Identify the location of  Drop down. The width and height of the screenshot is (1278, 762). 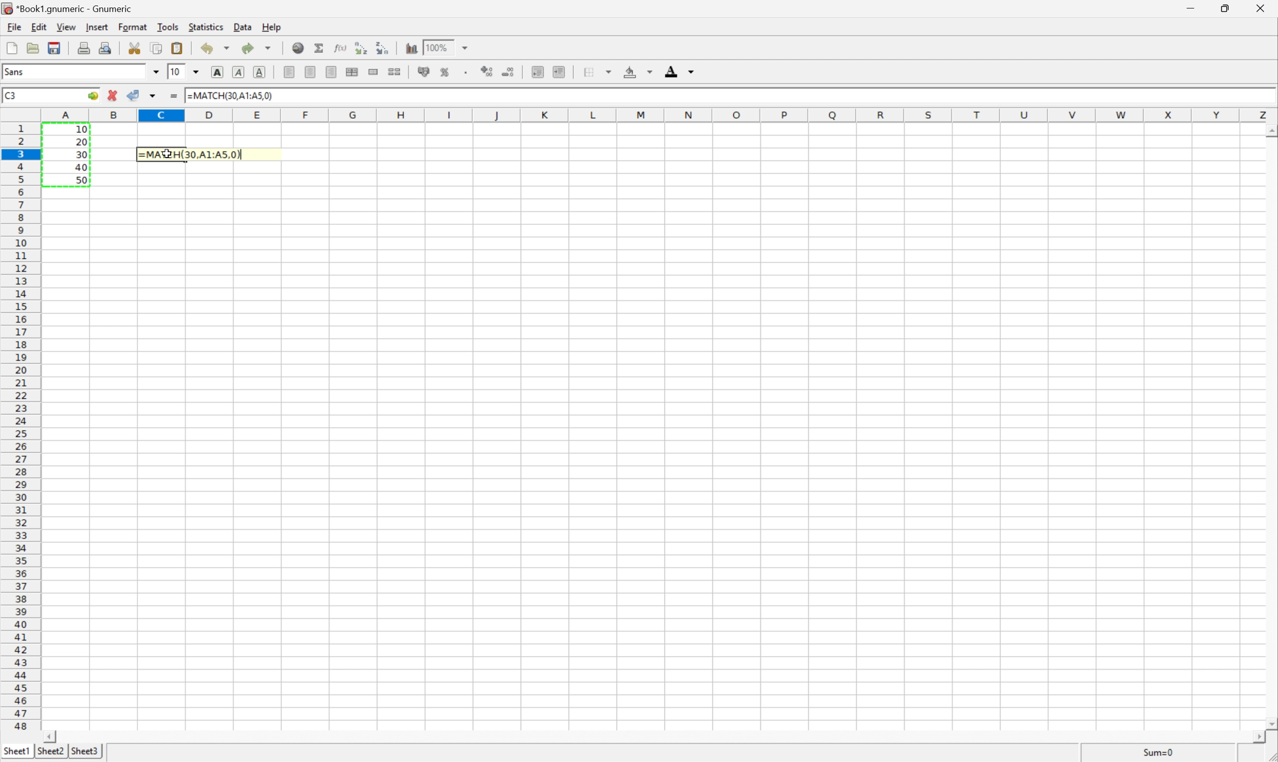
(155, 70).